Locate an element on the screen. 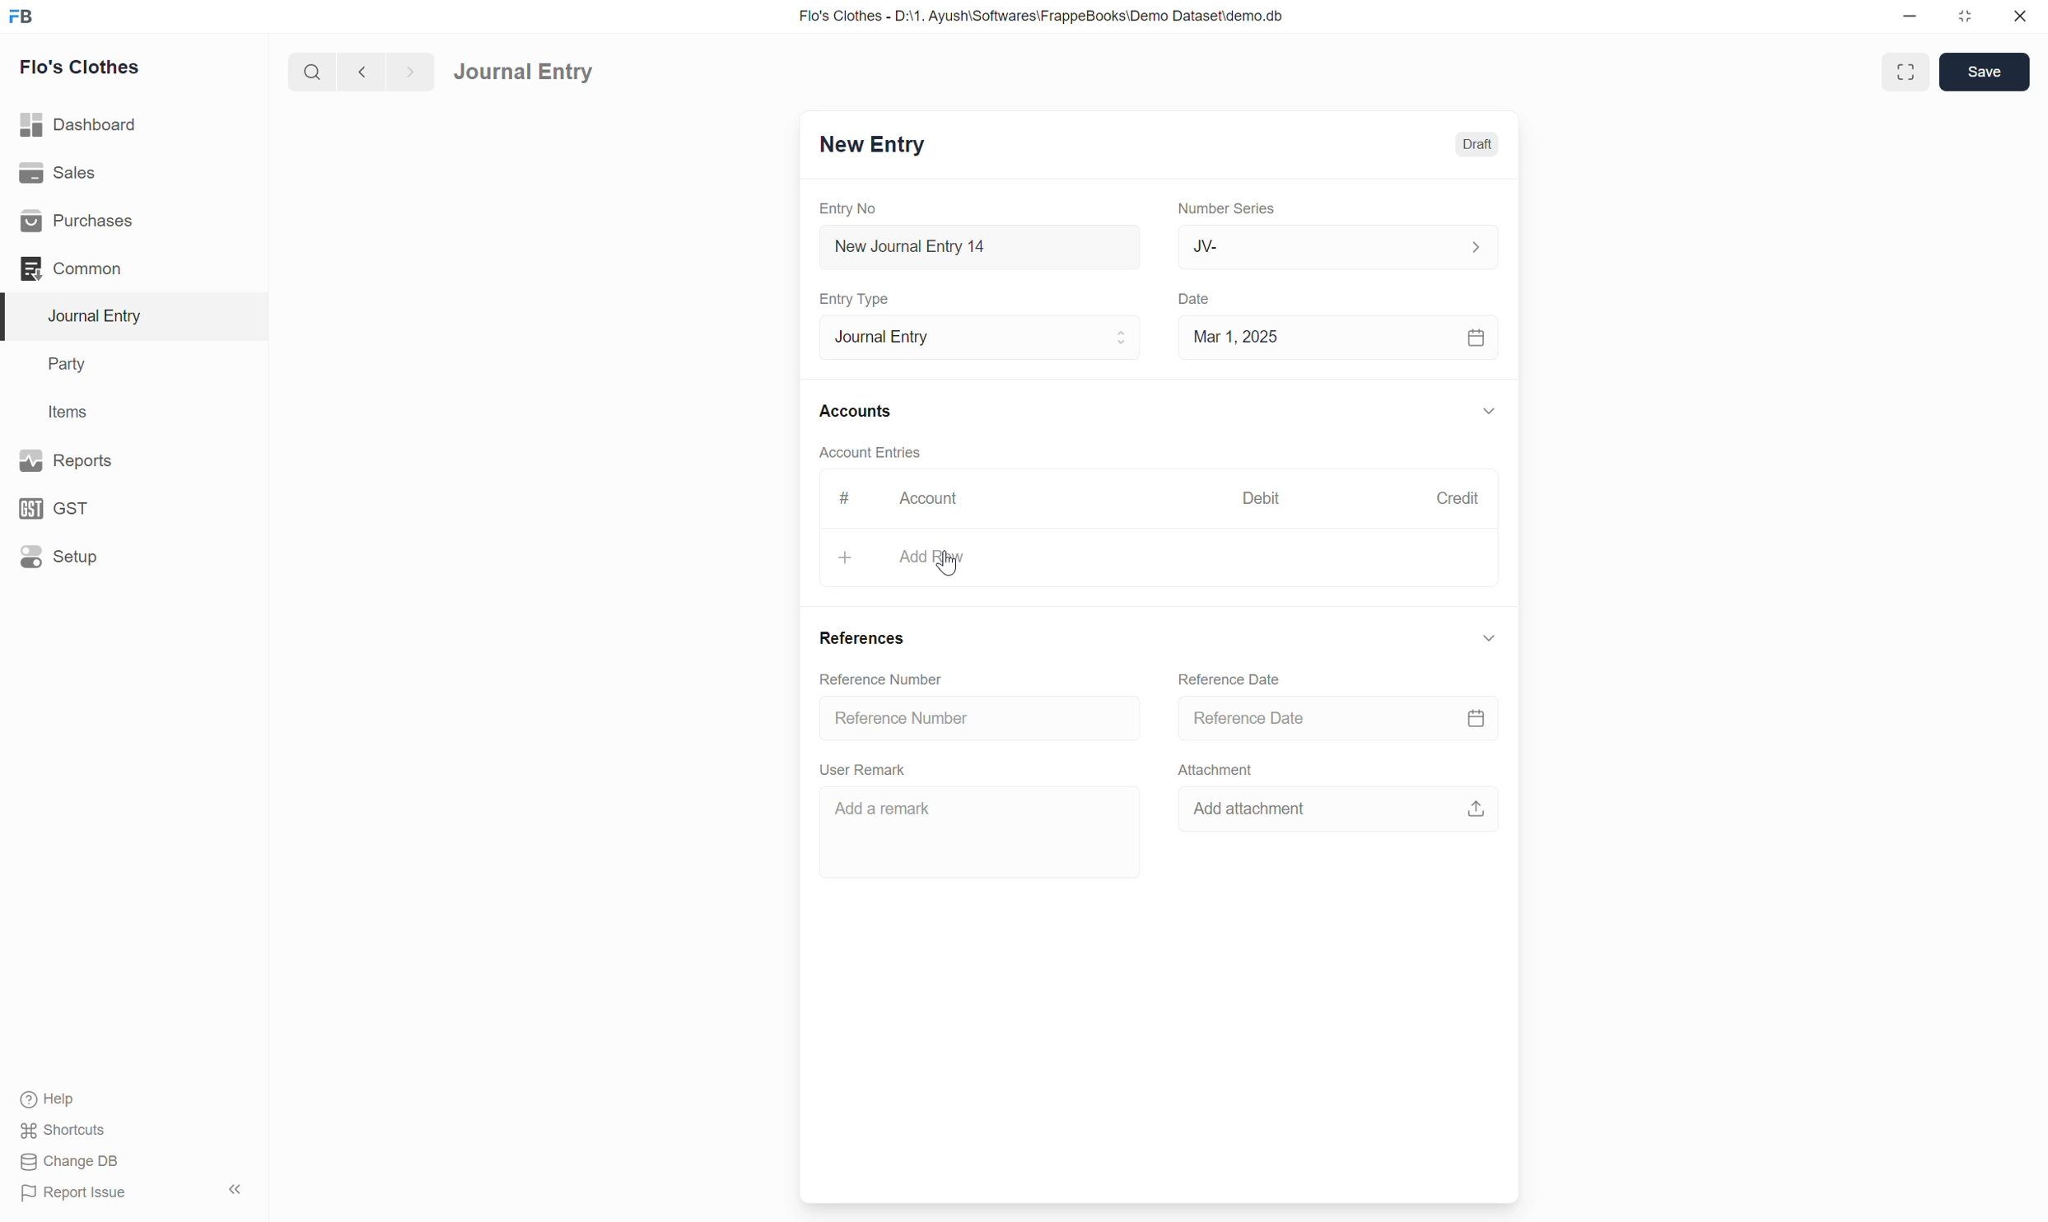 The image size is (2048, 1222). GST is located at coordinates (57, 509).